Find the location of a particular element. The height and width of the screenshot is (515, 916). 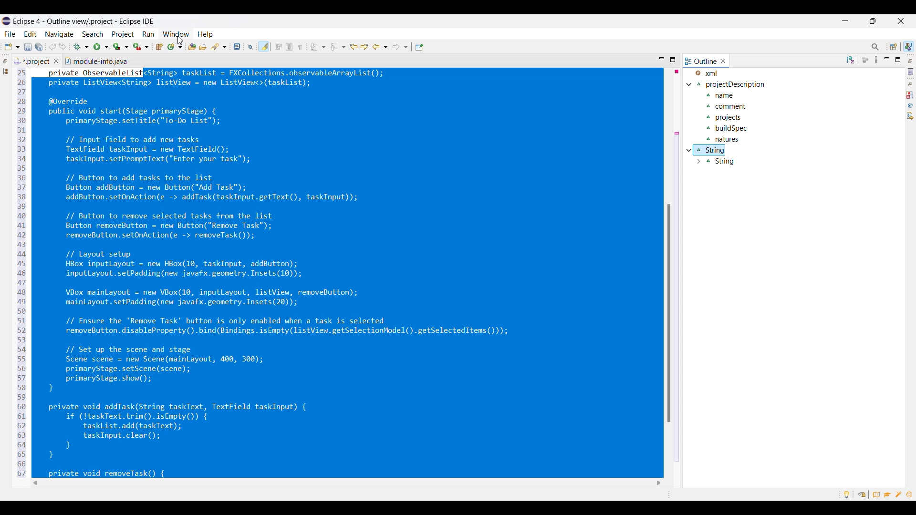

Package explorer workspace is located at coordinates (6, 71).